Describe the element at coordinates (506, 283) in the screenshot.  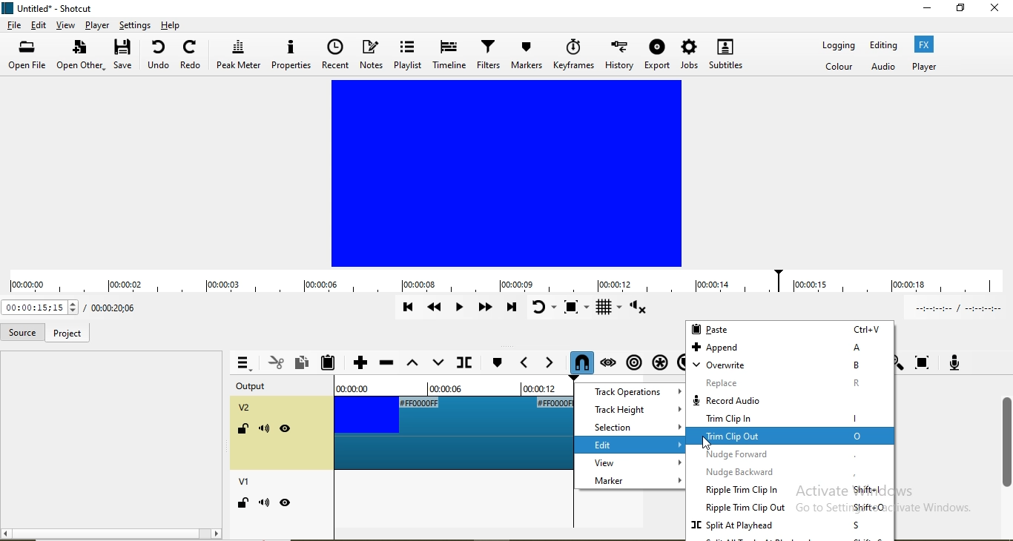
I see `timeline` at that location.